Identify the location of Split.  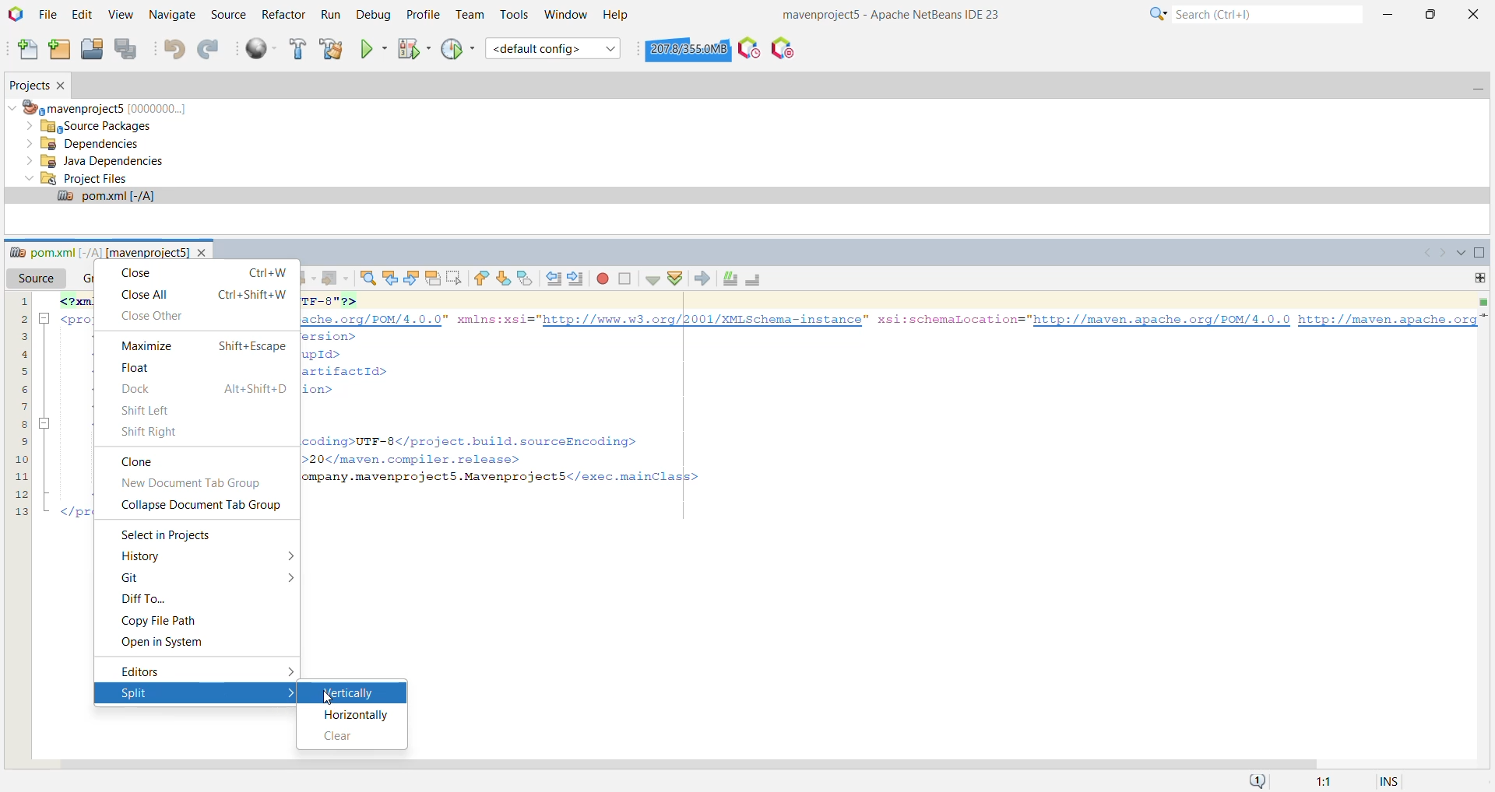
(180, 692).